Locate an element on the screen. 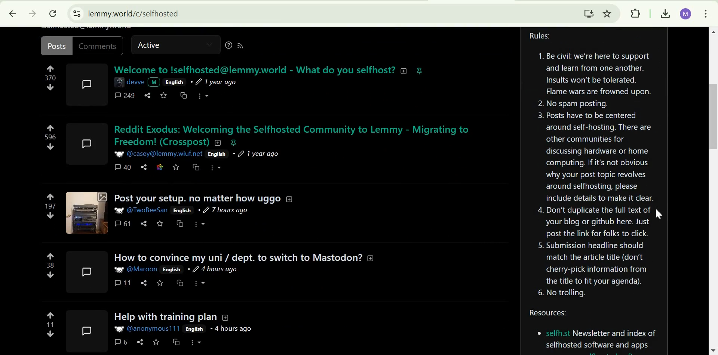 Image resolution: width=718 pixels, height=355 pixels. english is located at coordinates (174, 82).